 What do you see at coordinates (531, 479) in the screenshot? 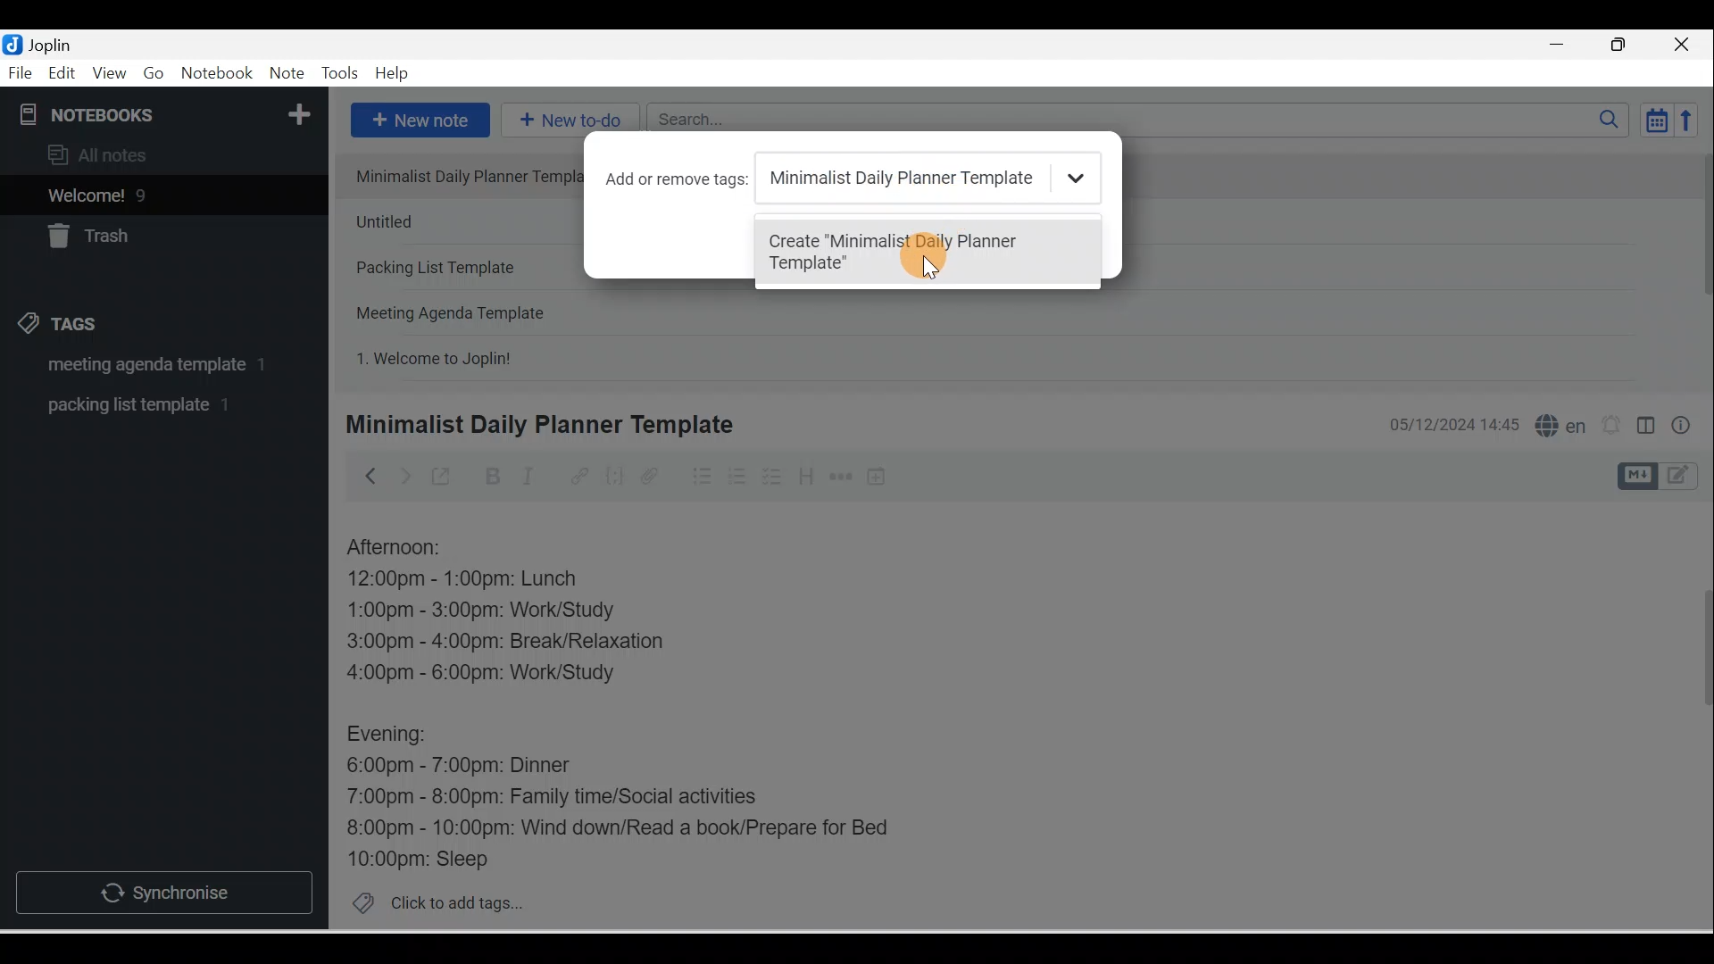
I see `Italic` at bounding box center [531, 479].